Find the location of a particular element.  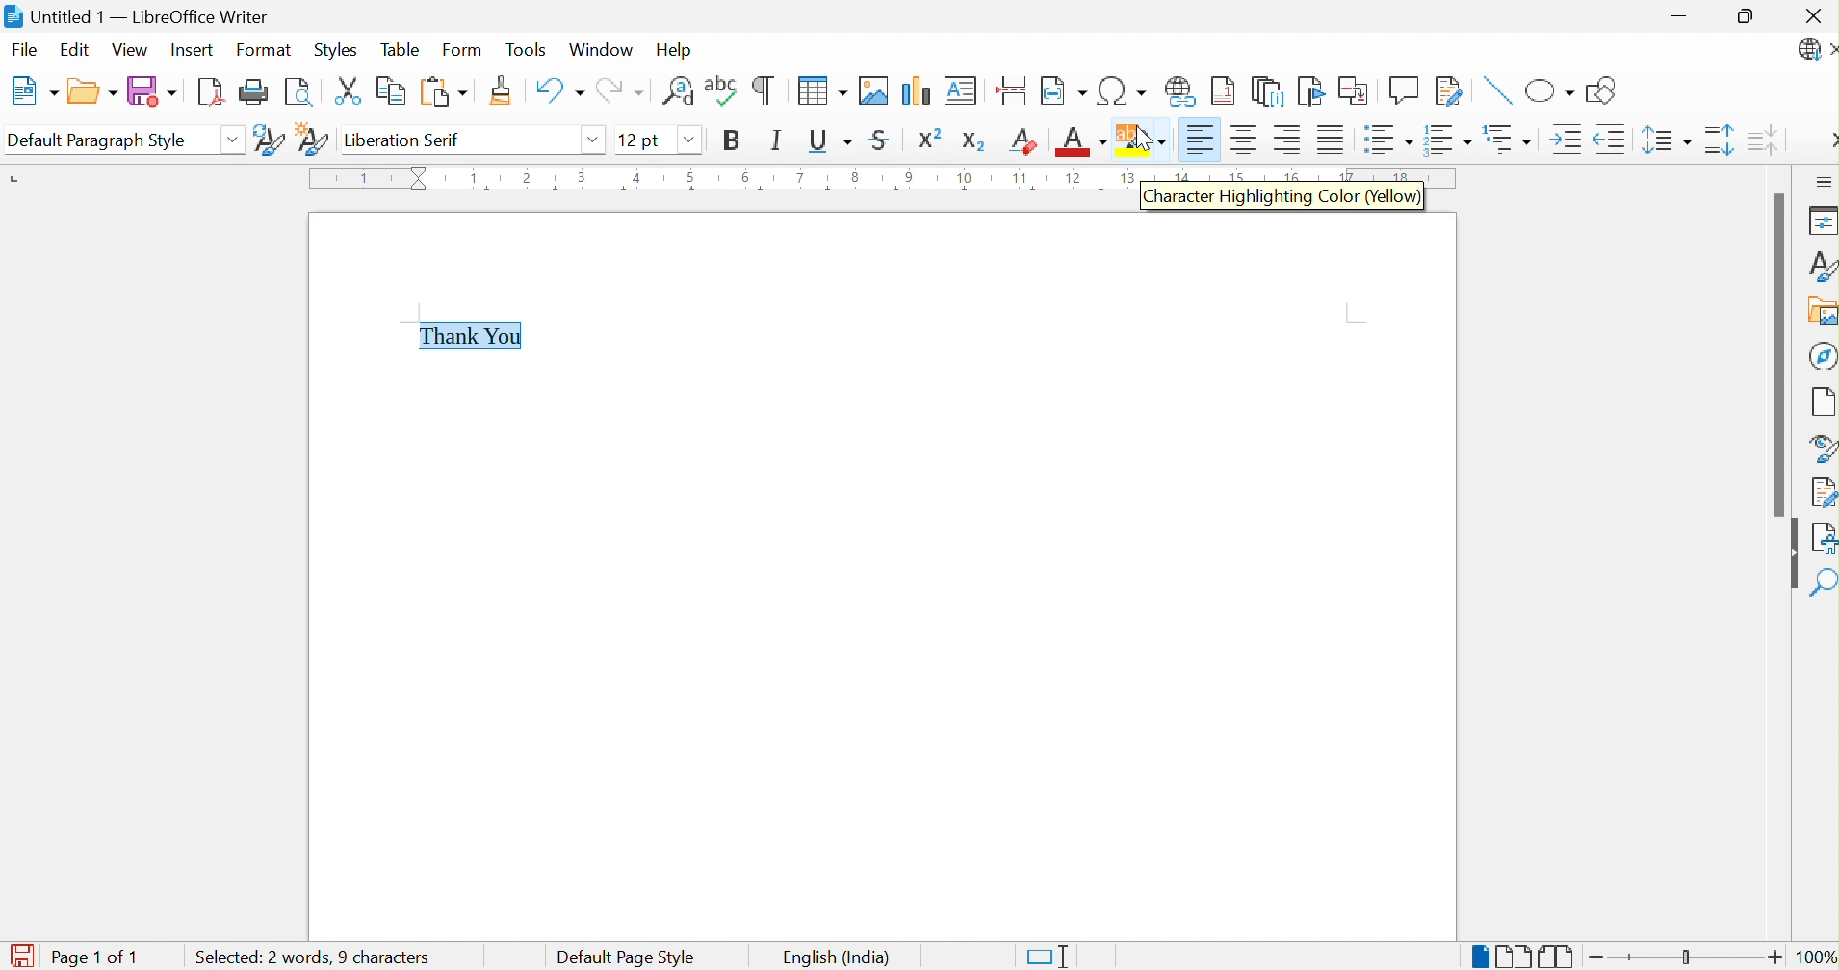

Drop Down is located at coordinates (233, 138).